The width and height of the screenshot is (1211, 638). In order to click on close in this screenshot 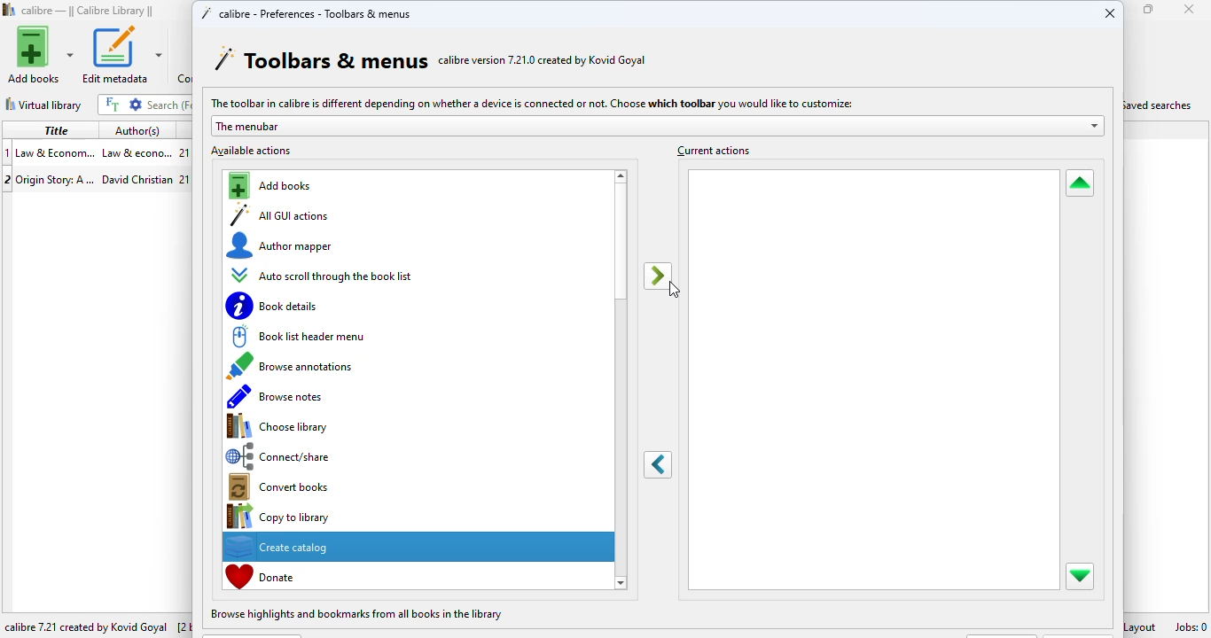, I will do `click(1110, 12)`.